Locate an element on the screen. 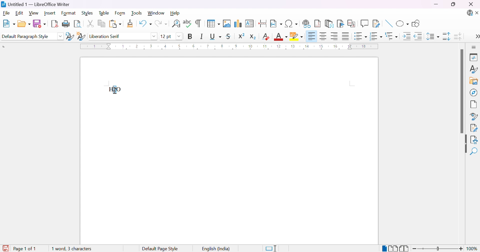 The image size is (480, 252).  is located at coordinates (198, 23).